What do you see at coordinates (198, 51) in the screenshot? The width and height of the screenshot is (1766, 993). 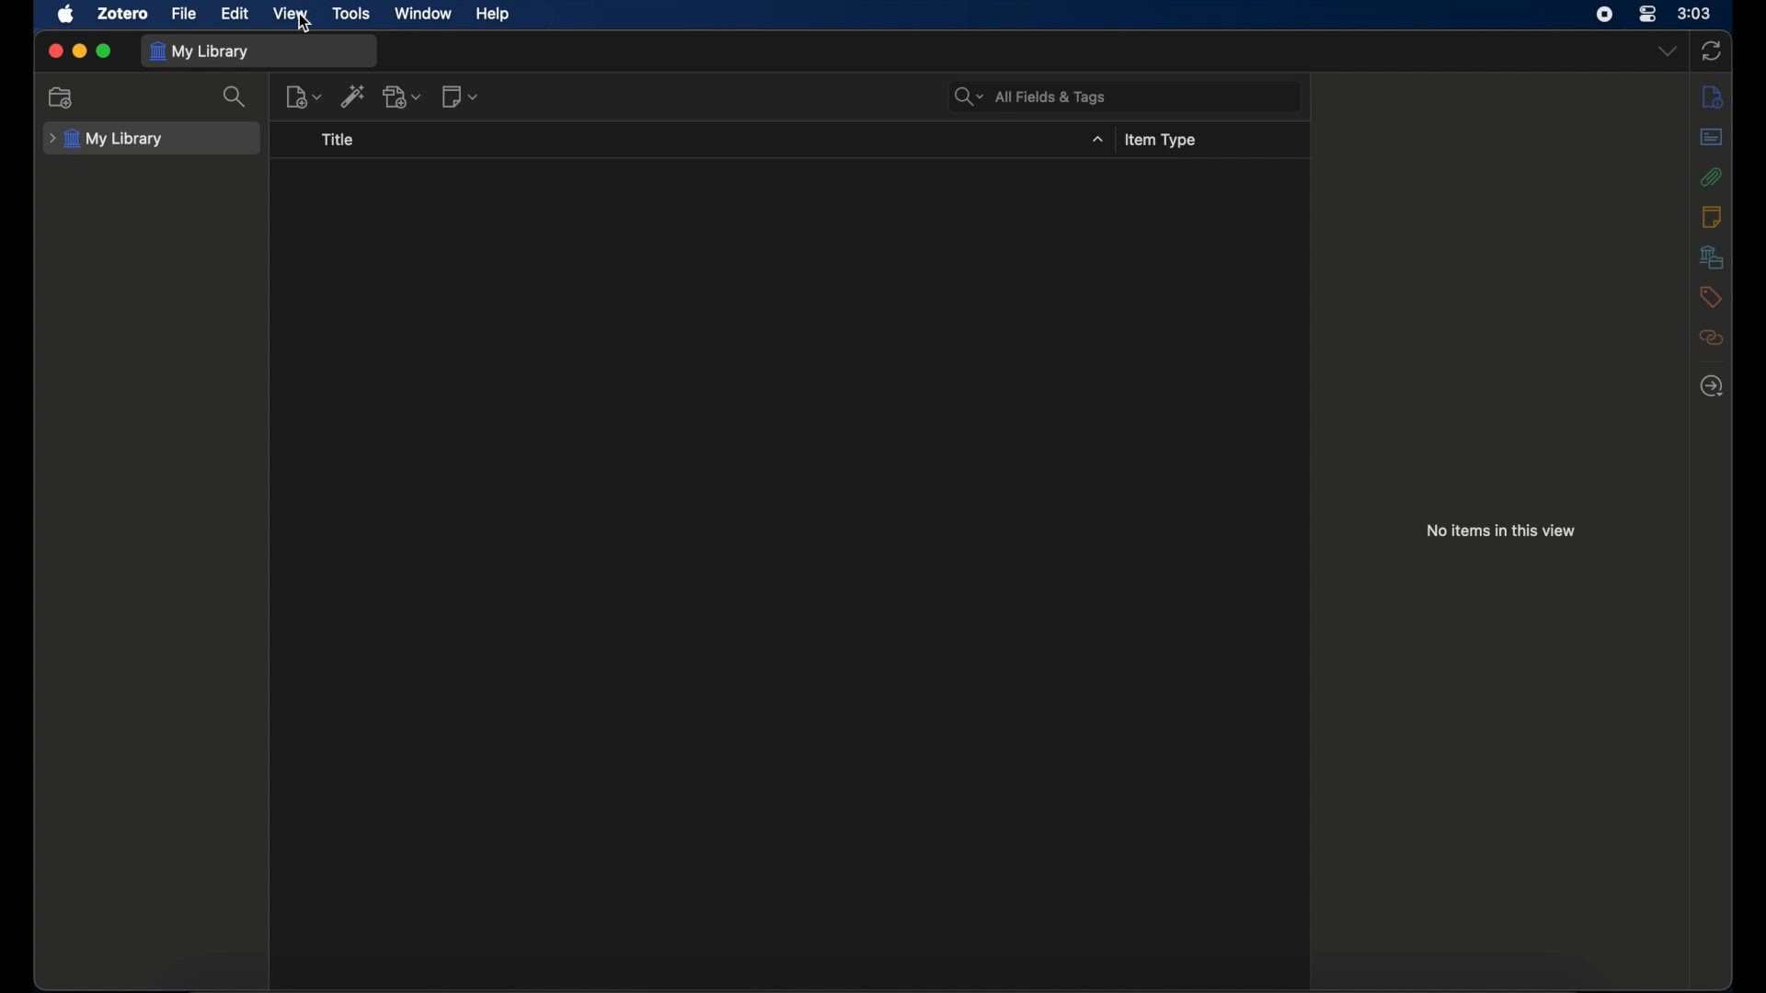 I see `my library` at bounding box center [198, 51].